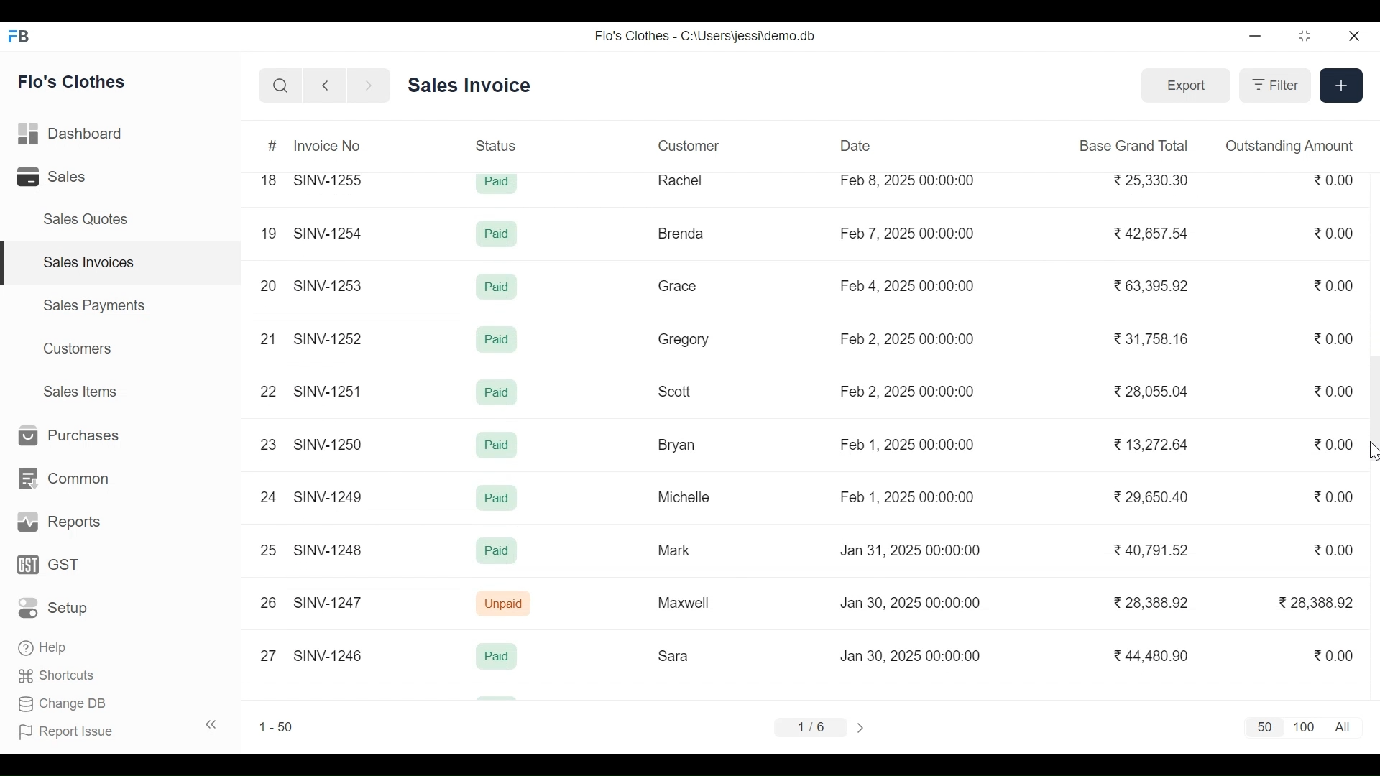  Describe the element at coordinates (498, 144) in the screenshot. I see `Status` at that location.